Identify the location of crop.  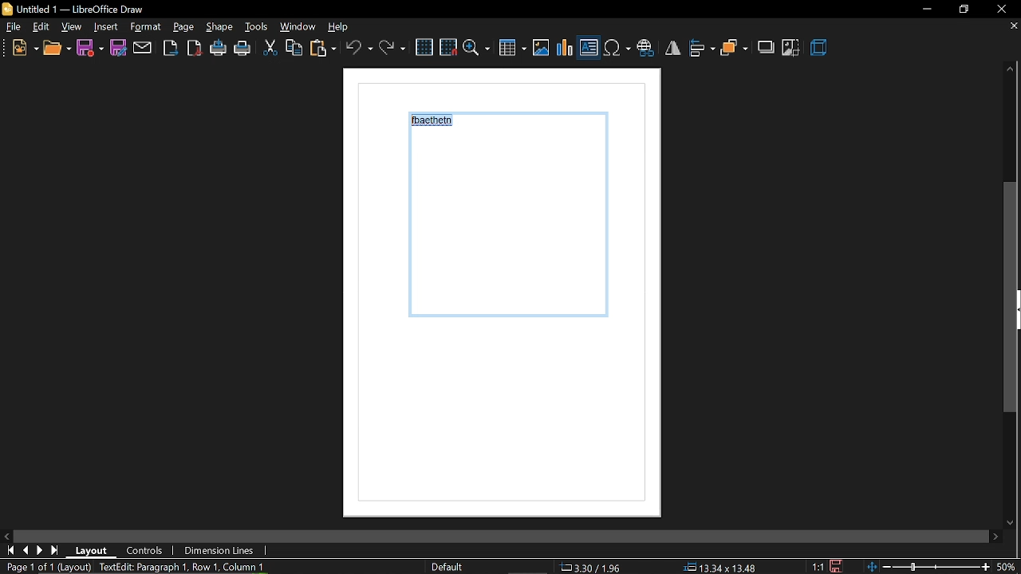
(792, 49).